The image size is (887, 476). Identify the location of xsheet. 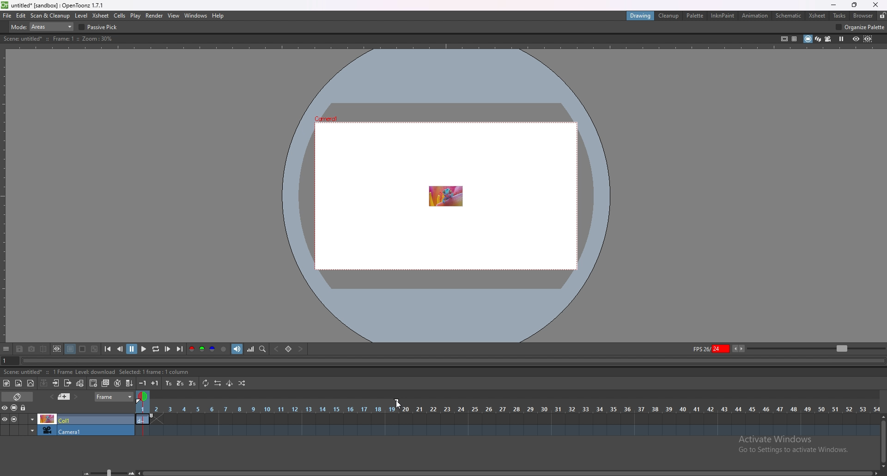
(102, 16).